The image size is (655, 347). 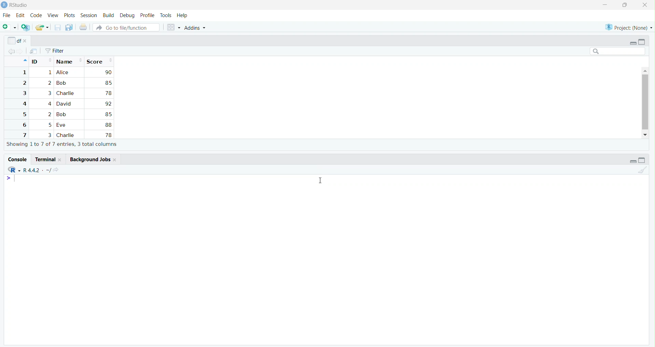 I want to click on file search, so click(x=127, y=27).